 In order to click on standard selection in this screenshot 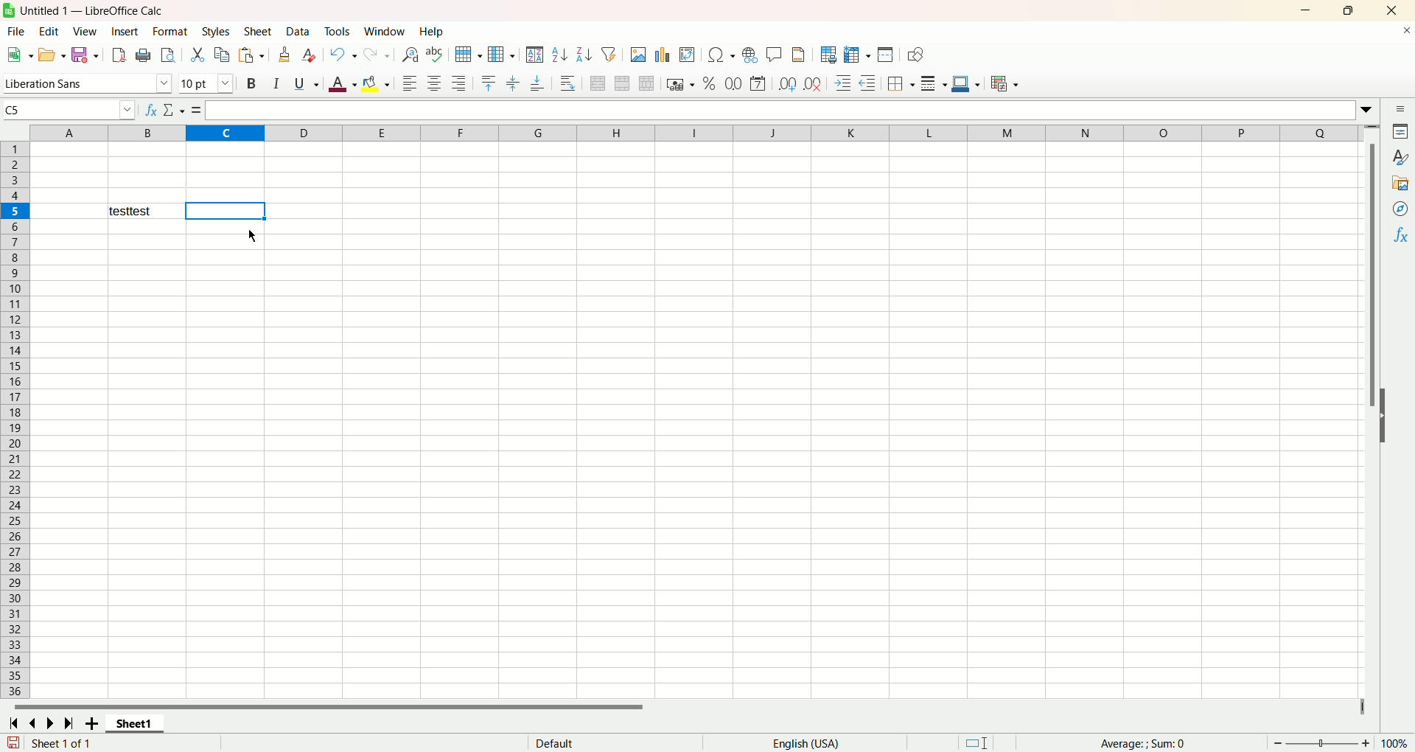, I will do `click(978, 744)`.